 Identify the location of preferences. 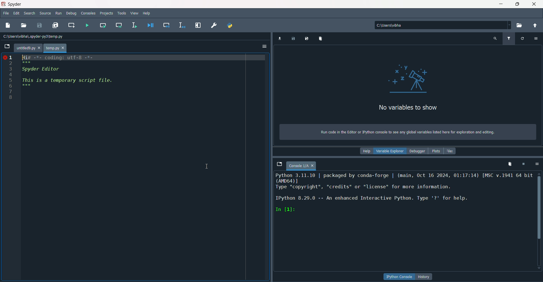
(214, 26).